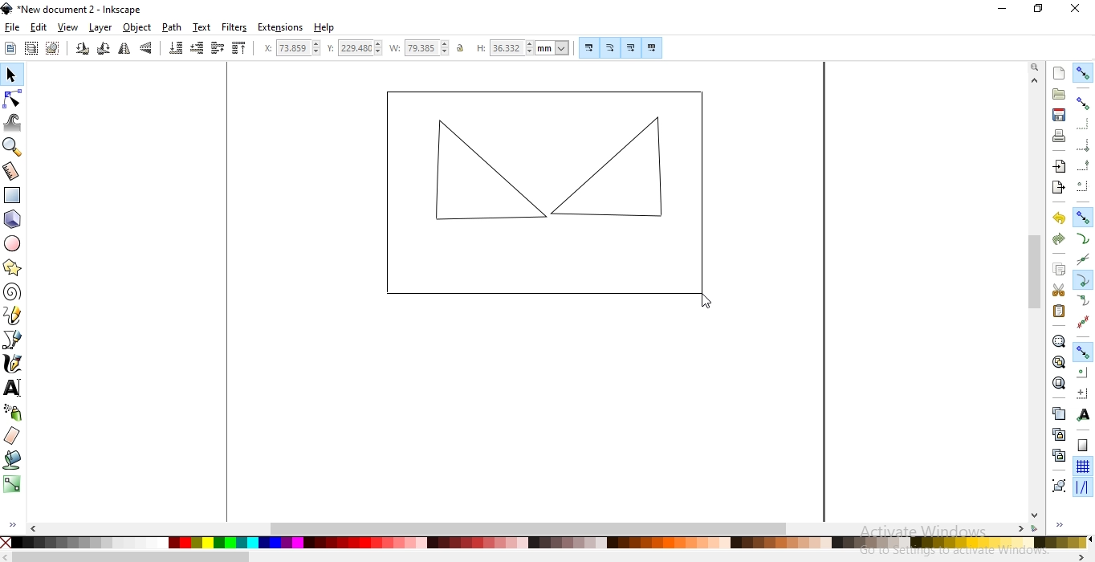 The image size is (1095, 562). What do you see at coordinates (175, 50) in the screenshot?
I see `lower selection to bottom` at bounding box center [175, 50].